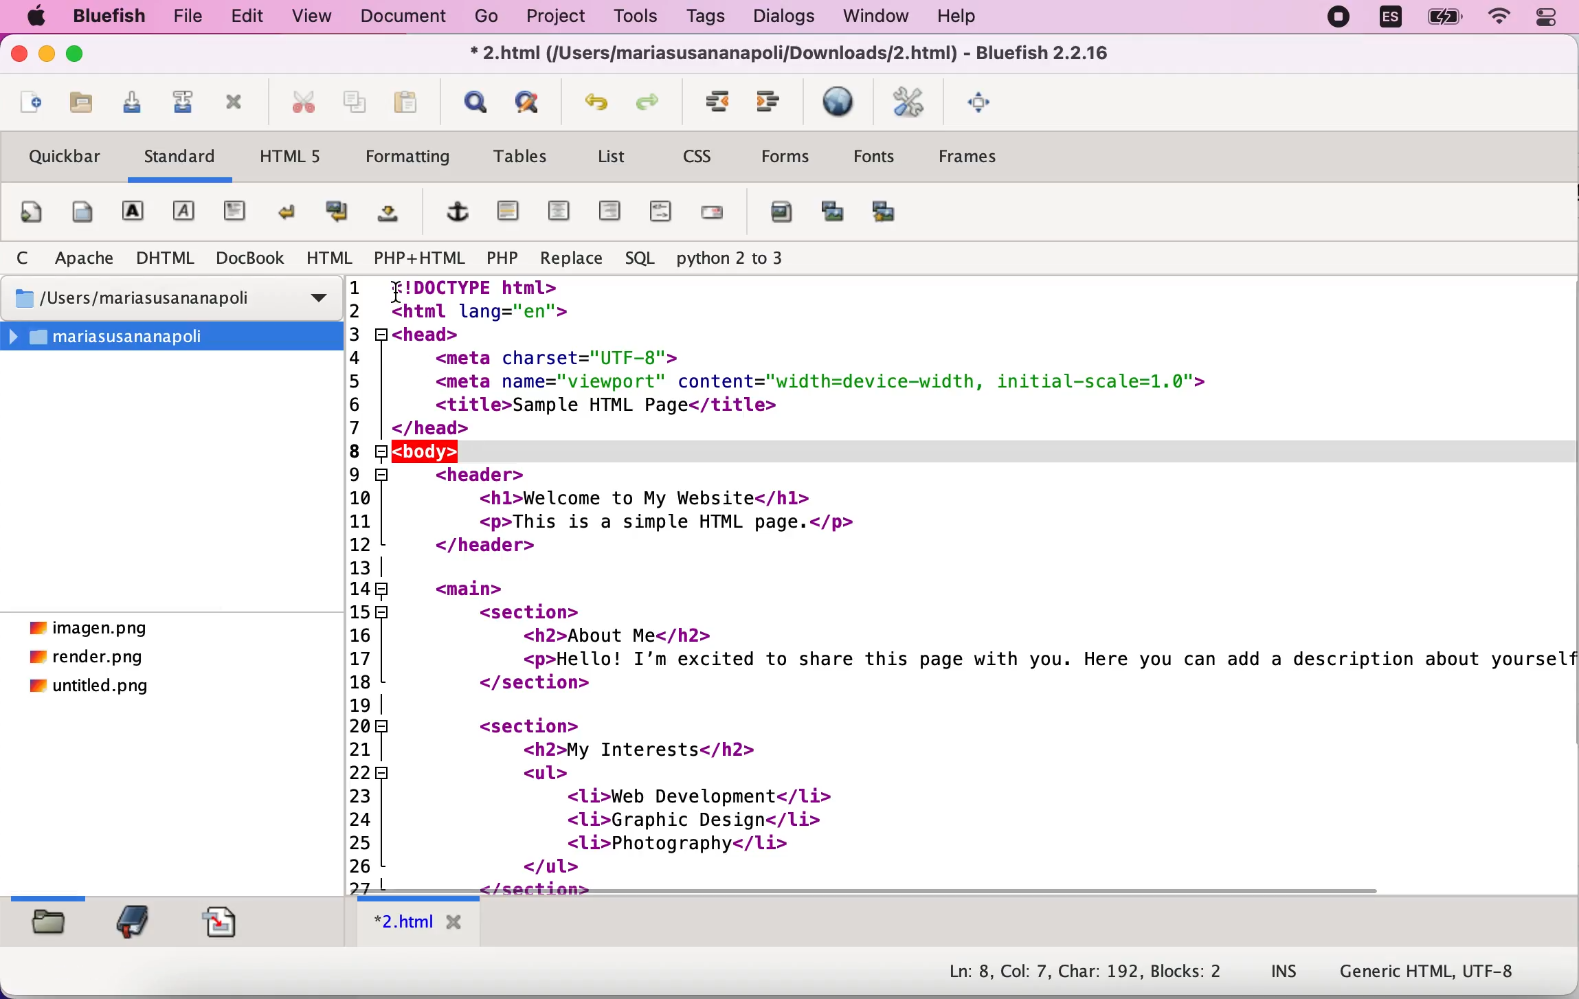 This screenshot has width=1579, height=999. I want to click on css, so click(704, 161).